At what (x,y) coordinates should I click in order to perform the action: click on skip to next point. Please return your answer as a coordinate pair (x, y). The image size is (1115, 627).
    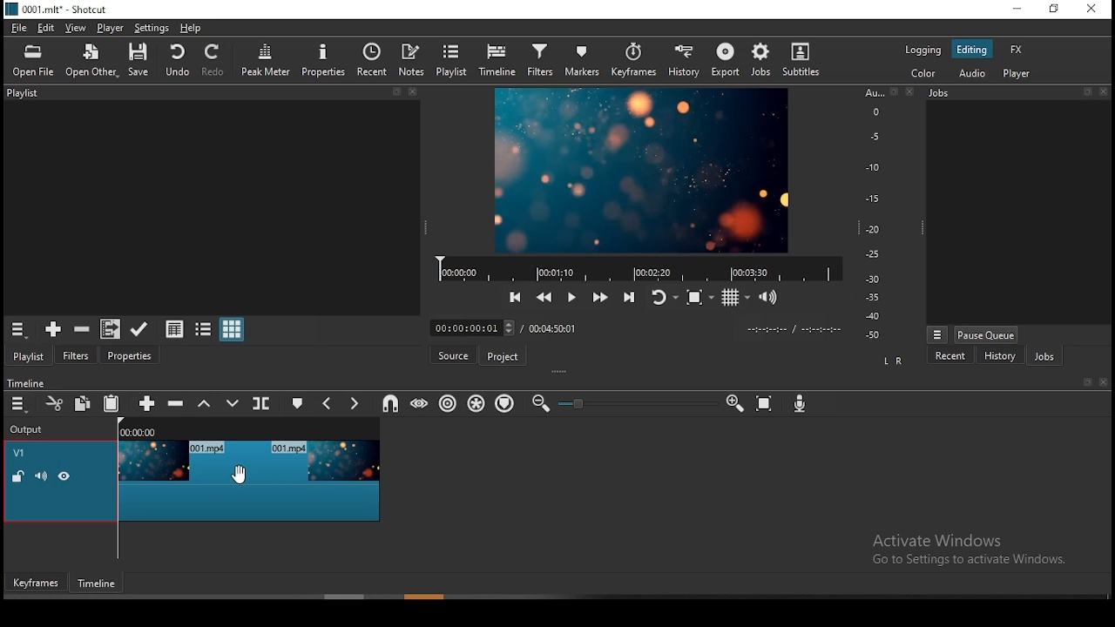
    Looking at the image, I should click on (630, 291).